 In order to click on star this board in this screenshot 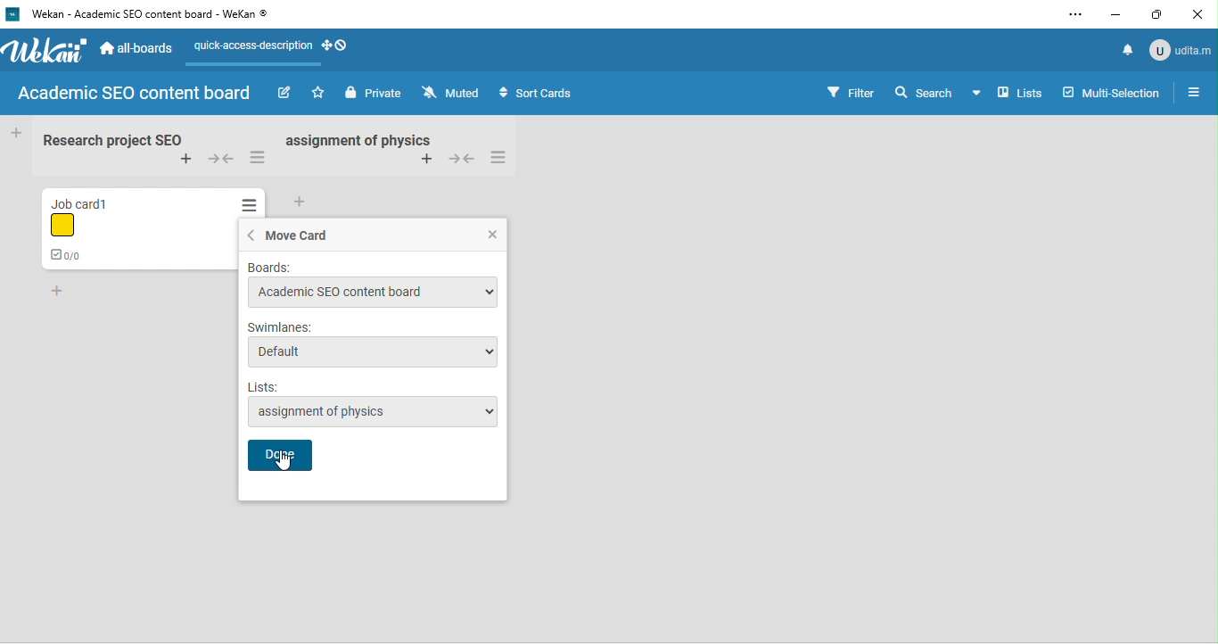, I will do `click(320, 94)`.